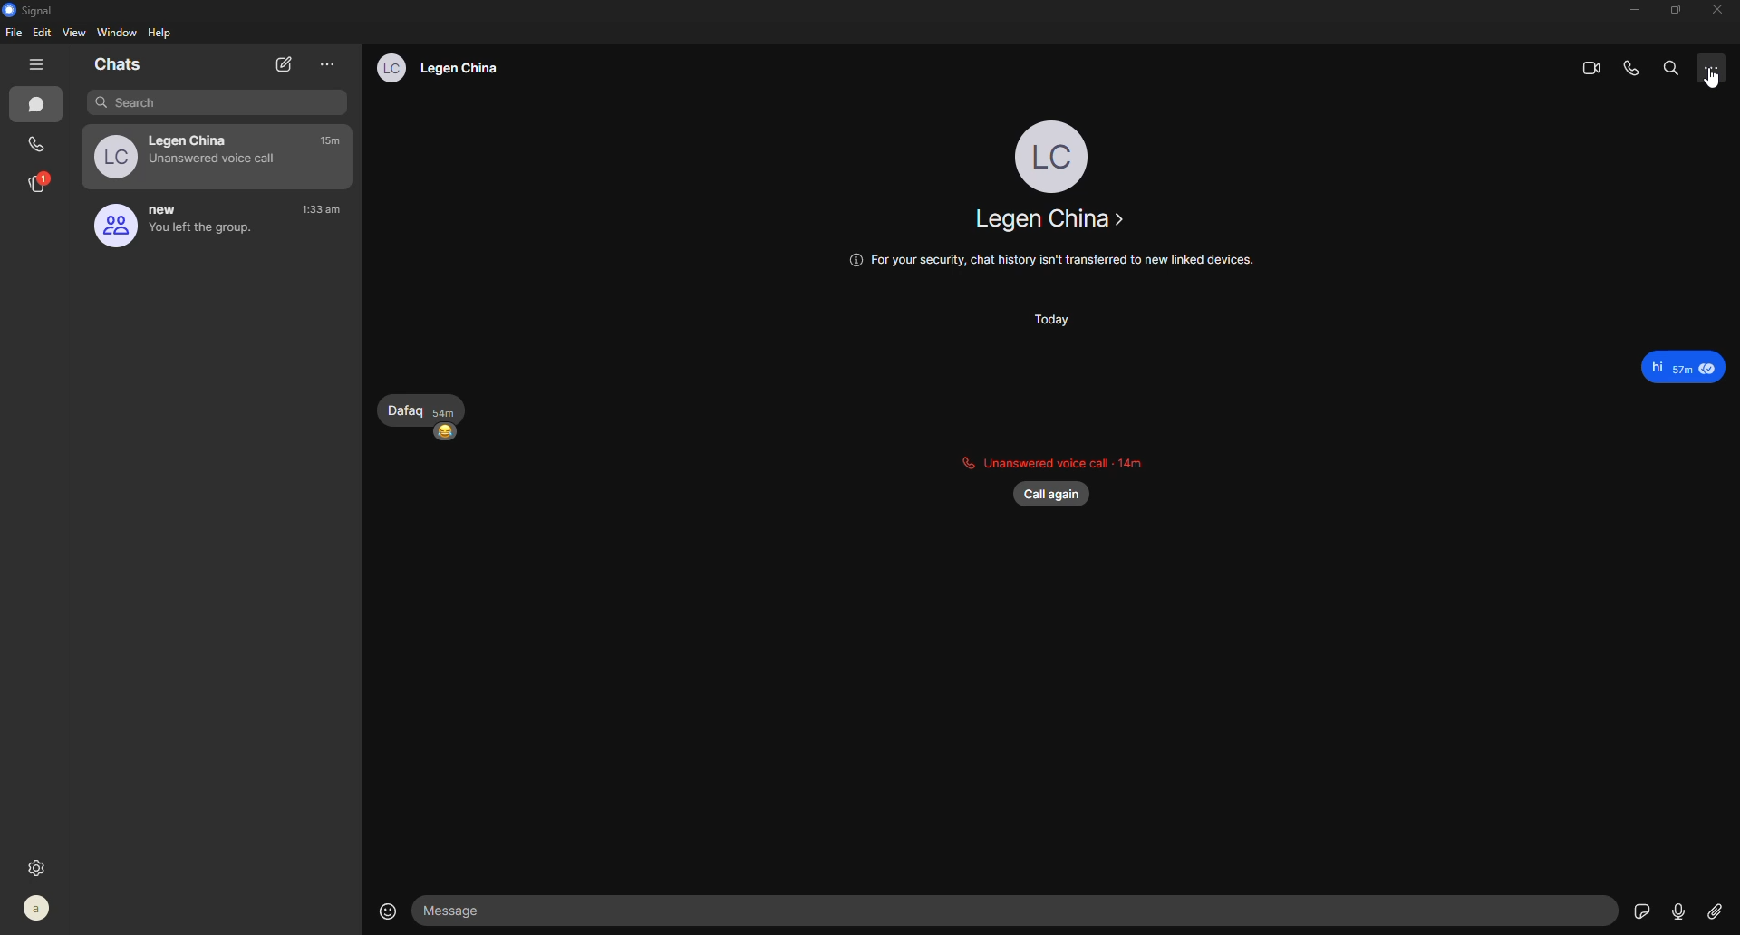  What do you see at coordinates (1711, 9) in the screenshot?
I see `close` at bounding box center [1711, 9].